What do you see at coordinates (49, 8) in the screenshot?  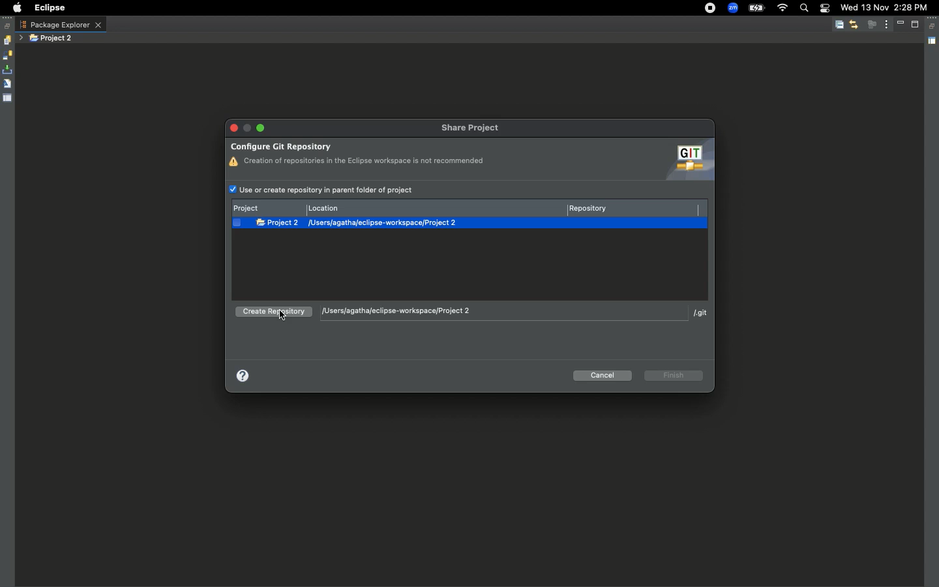 I see `Eclipse` at bounding box center [49, 8].